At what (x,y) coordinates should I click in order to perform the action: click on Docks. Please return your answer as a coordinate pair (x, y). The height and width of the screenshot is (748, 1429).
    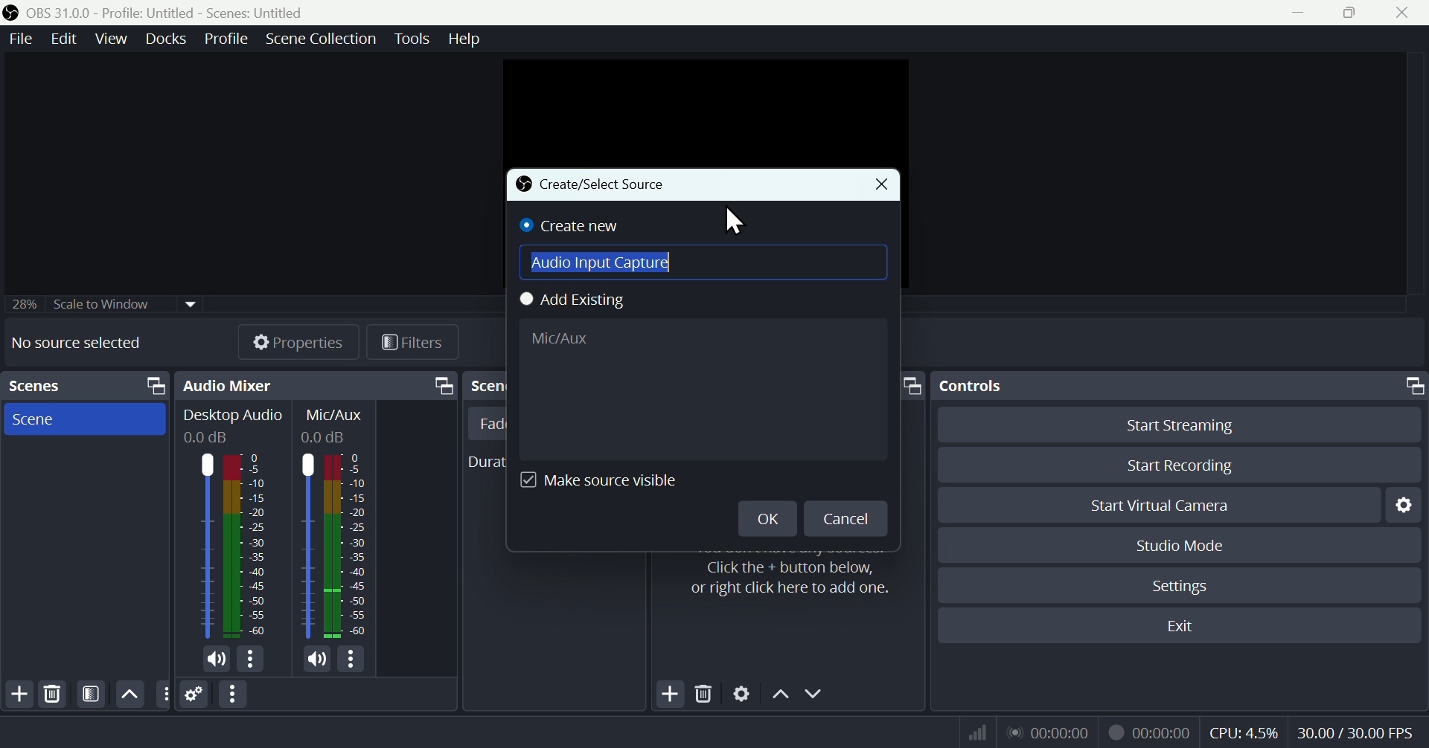
    Looking at the image, I should click on (169, 39).